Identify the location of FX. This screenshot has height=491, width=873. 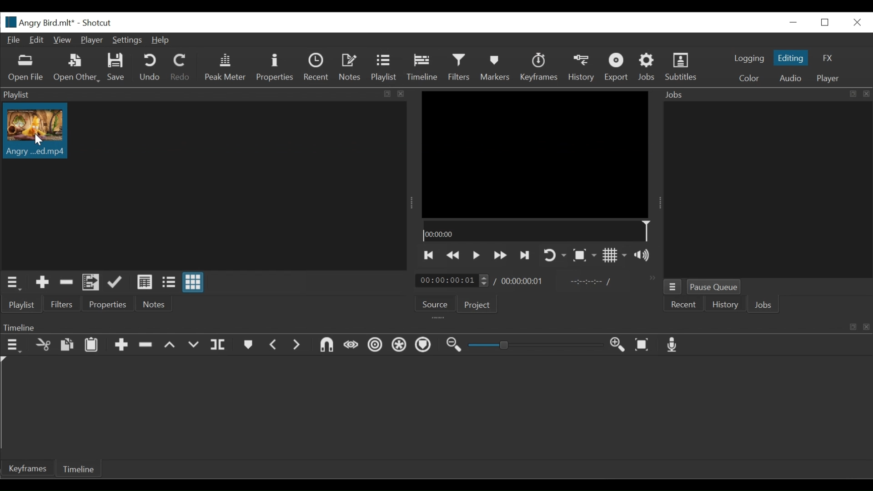
(830, 59).